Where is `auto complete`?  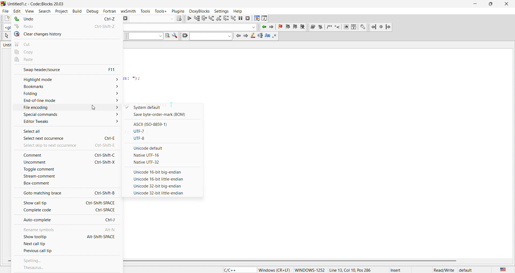 auto complete is located at coordinates (68, 220).